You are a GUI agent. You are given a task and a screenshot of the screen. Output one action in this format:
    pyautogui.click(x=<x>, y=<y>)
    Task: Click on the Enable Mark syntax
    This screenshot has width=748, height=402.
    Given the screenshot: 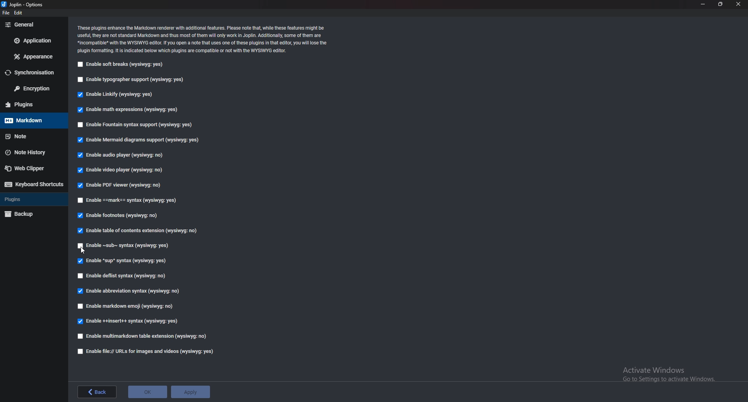 What is the action you would take?
    pyautogui.click(x=129, y=200)
    